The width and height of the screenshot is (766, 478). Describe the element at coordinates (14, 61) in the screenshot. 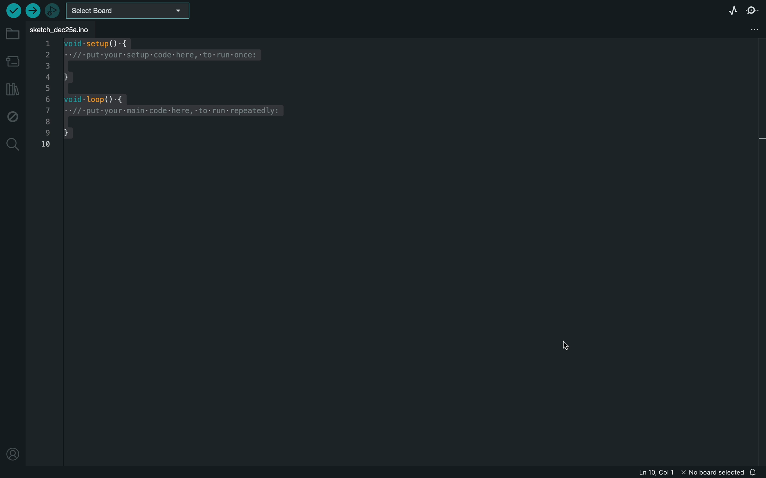

I see `board  manager` at that location.